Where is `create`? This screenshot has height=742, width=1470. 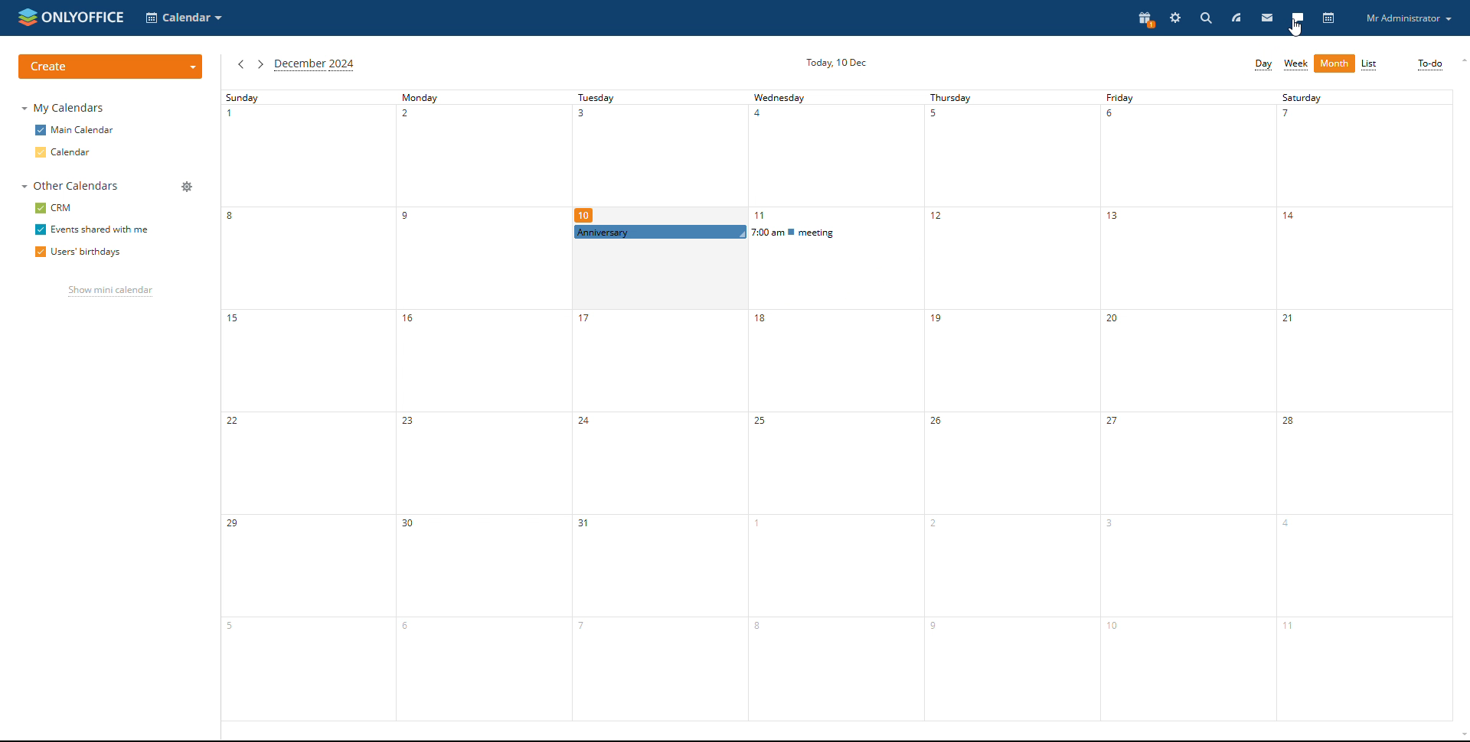 create is located at coordinates (110, 67).